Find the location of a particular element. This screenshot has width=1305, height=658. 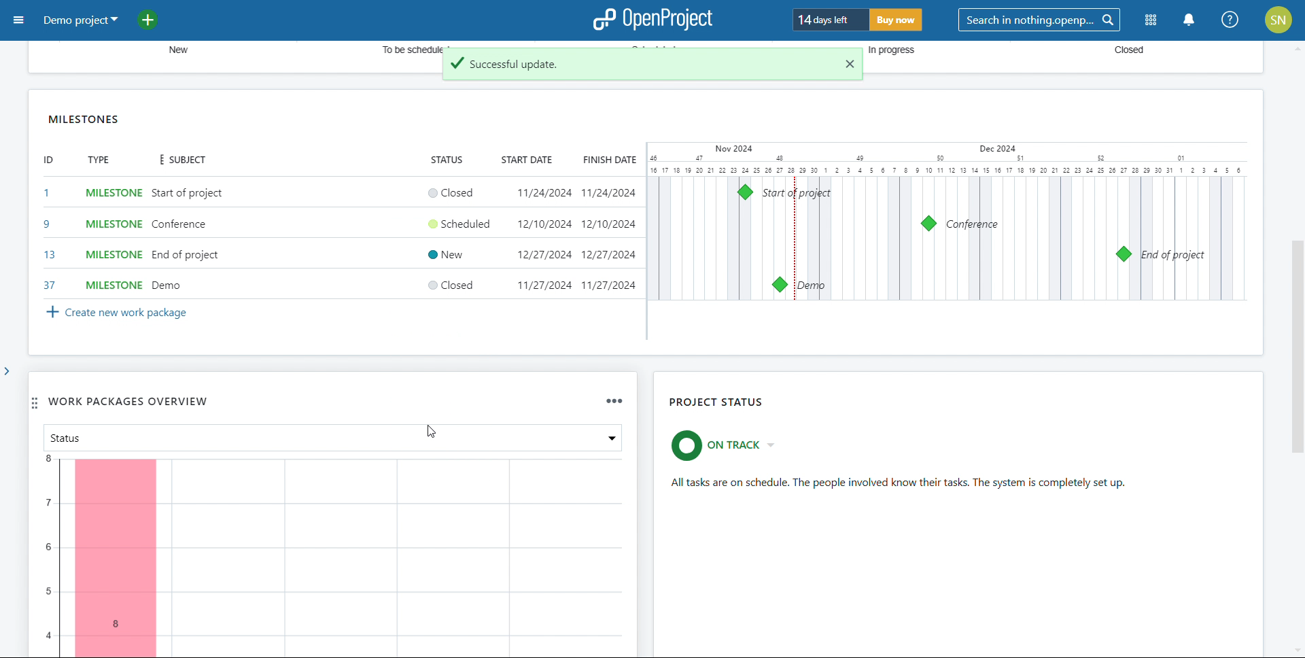

Closed is located at coordinates (1119, 51).